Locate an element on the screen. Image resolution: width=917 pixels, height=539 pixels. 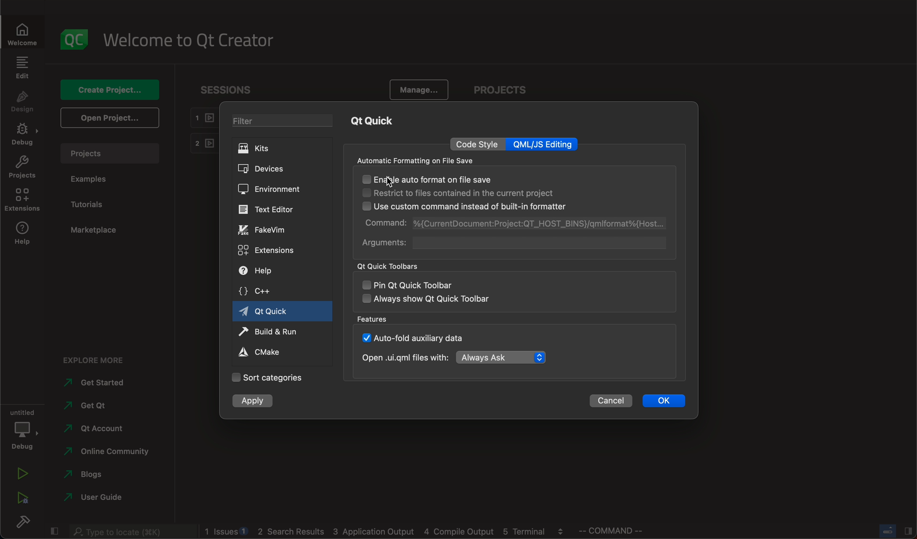
qt quick is located at coordinates (273, 312).